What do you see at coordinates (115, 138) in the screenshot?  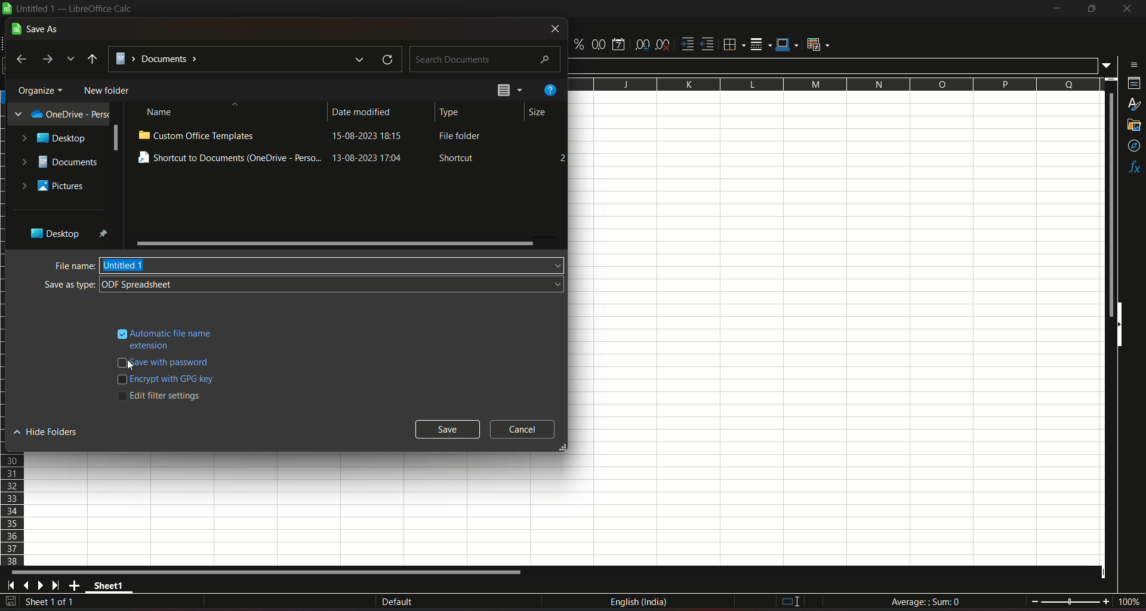 I see `scrollbar` at bounding box center [115, 138].